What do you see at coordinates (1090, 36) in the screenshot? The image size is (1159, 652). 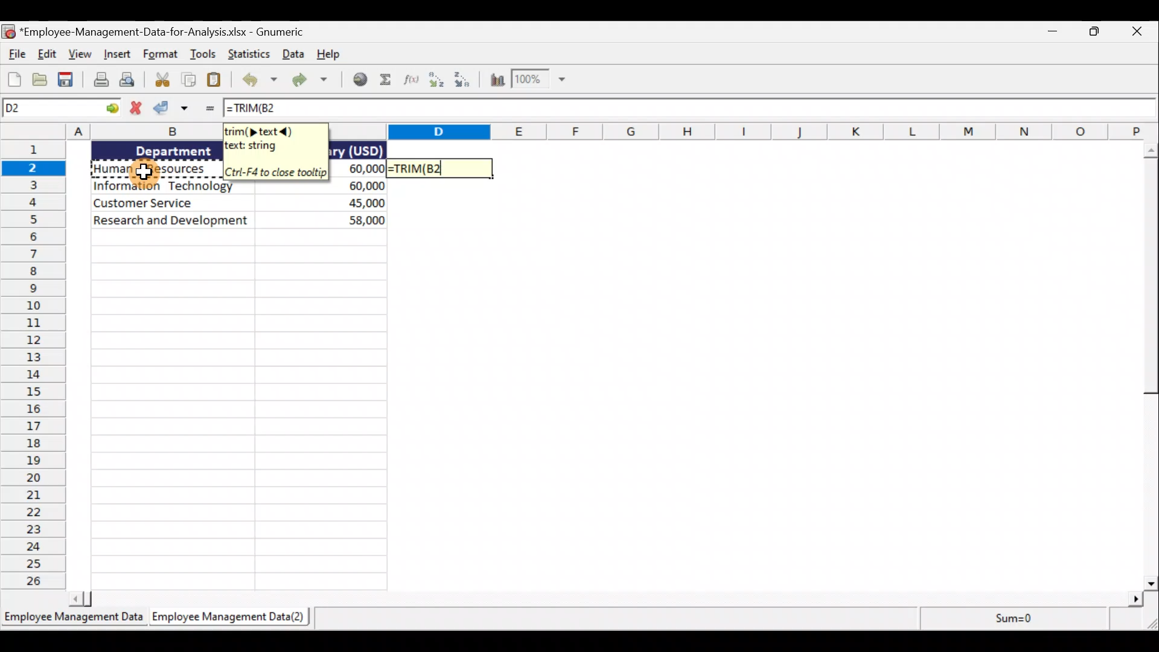 I see `Maximise` at bounding box center [1090, 36].